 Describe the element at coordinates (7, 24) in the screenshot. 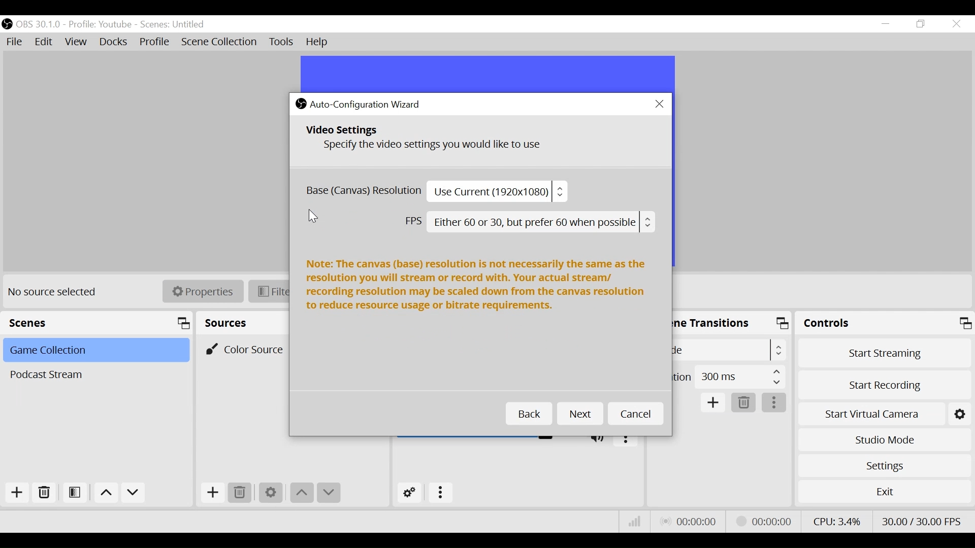

I see `OBS Desktop icon` at that location.